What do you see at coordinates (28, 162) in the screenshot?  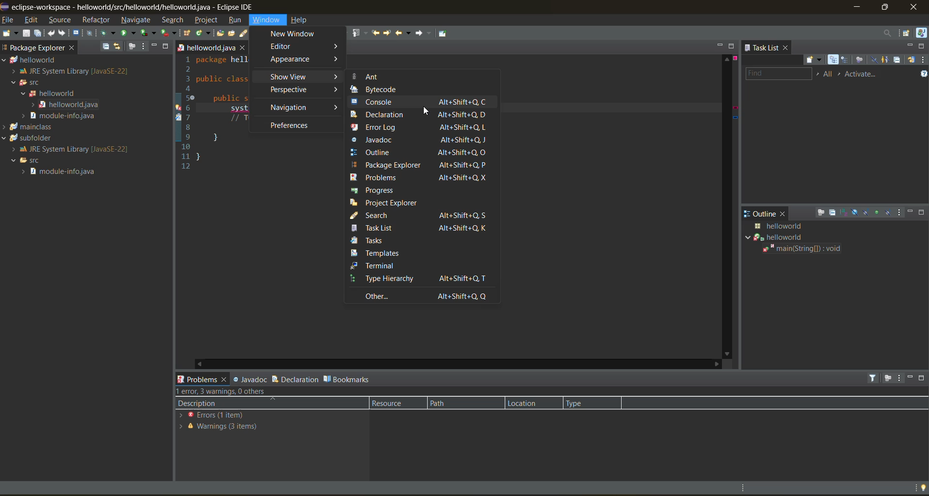 I see `SFC` at bounding box center [28, 162].